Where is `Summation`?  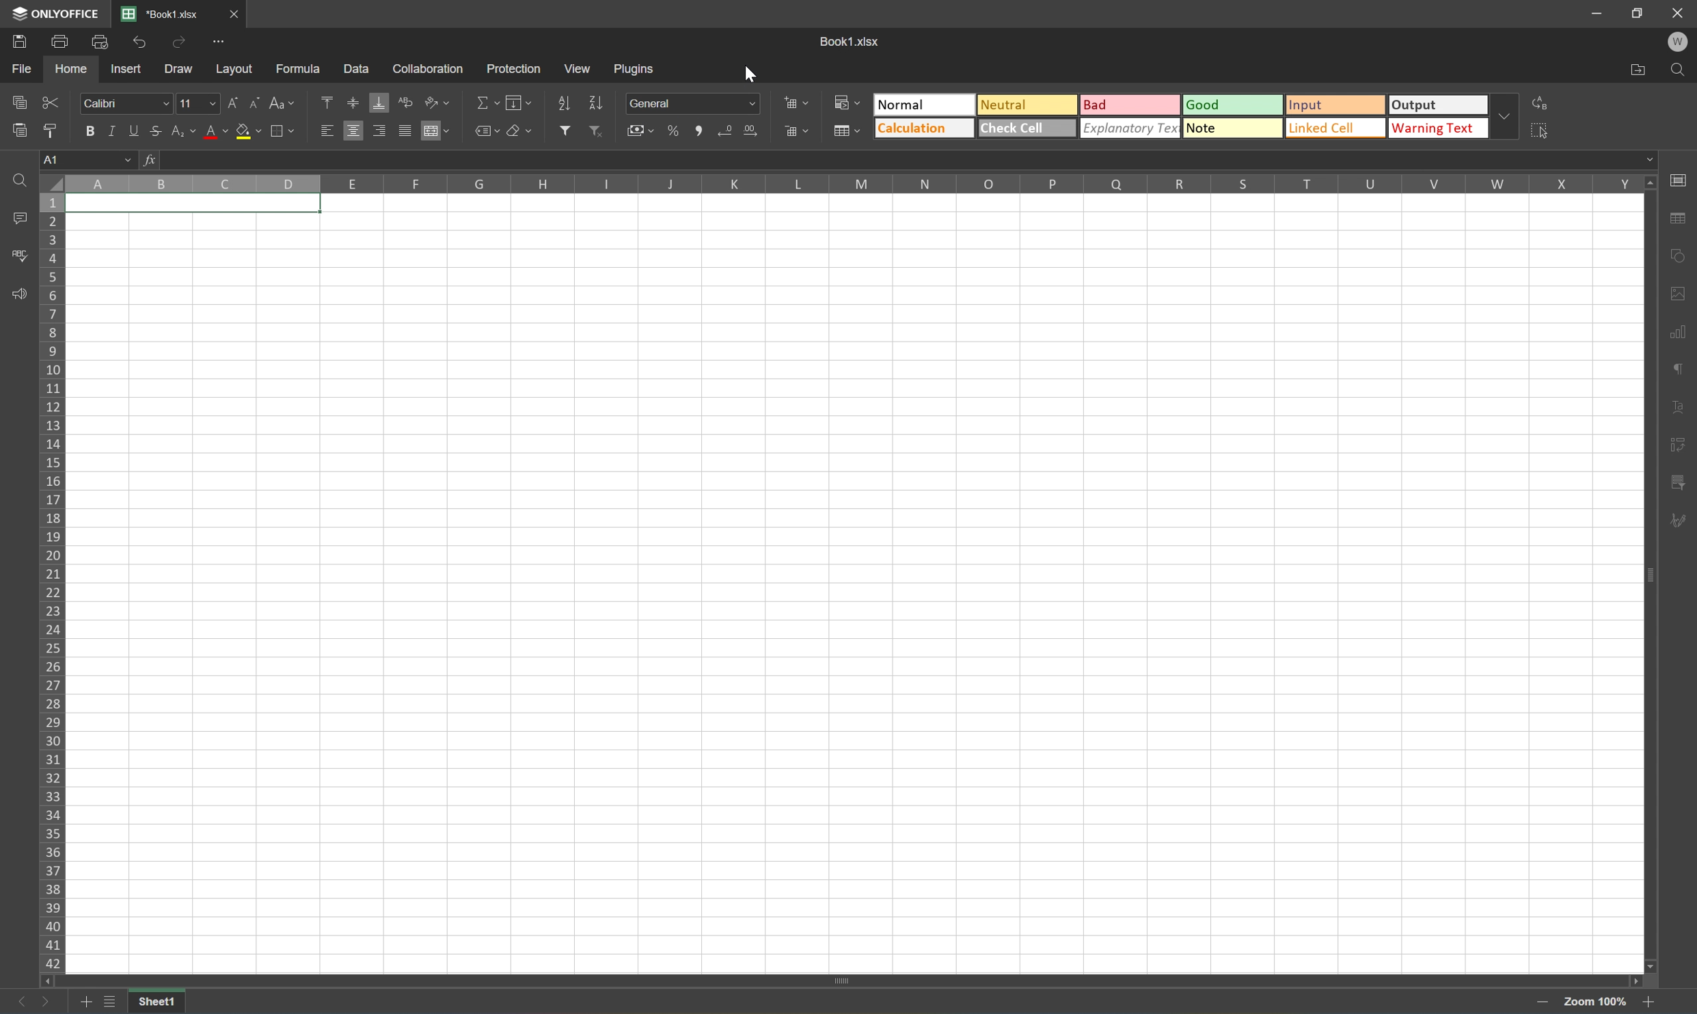
Summation is located at coordinates (485, 102).